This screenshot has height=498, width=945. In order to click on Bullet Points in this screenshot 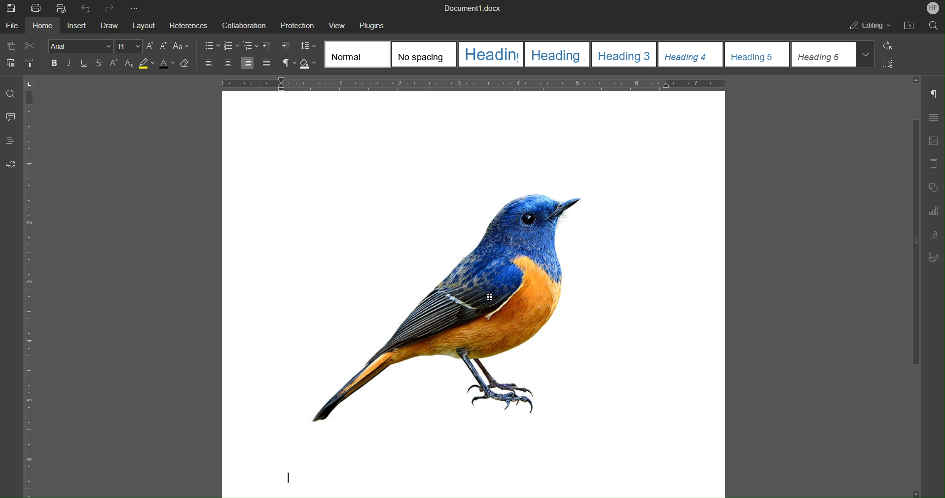, I will do `click(212, 46)`.